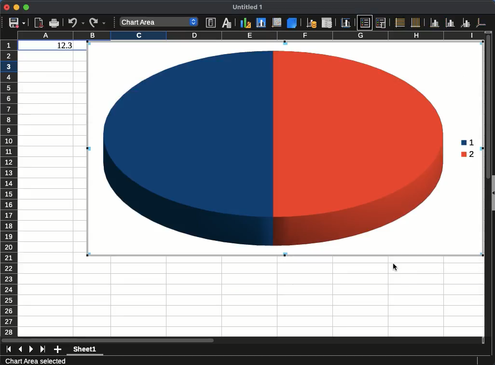  What do you see at coordinates (27, 8) in the screenshot?
I see `maximize` at bounding box center [27, 8].